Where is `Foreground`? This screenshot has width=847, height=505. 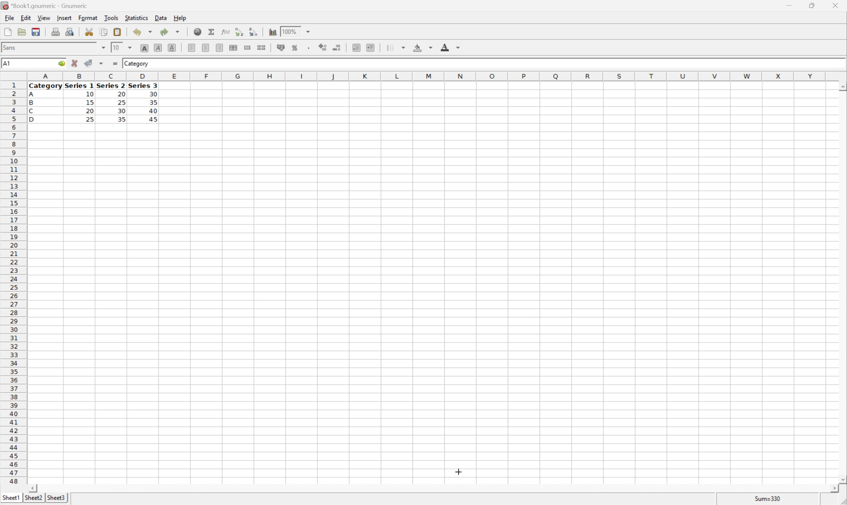 Foreground is located at coordinates (450, 46).